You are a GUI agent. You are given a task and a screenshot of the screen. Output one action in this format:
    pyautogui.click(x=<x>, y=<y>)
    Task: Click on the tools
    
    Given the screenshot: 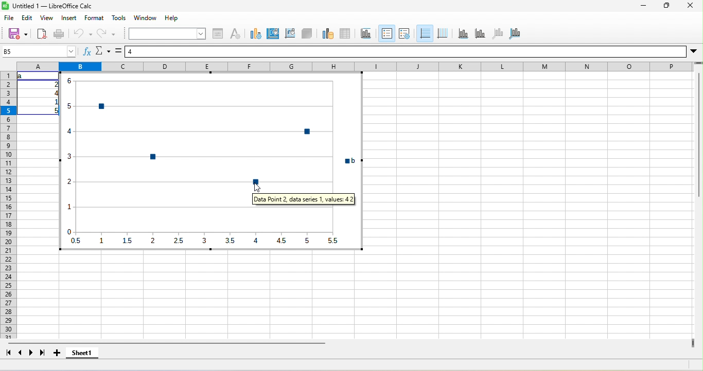 What is the action you would take?
    pyautogui.click(x=119, y=18)
    